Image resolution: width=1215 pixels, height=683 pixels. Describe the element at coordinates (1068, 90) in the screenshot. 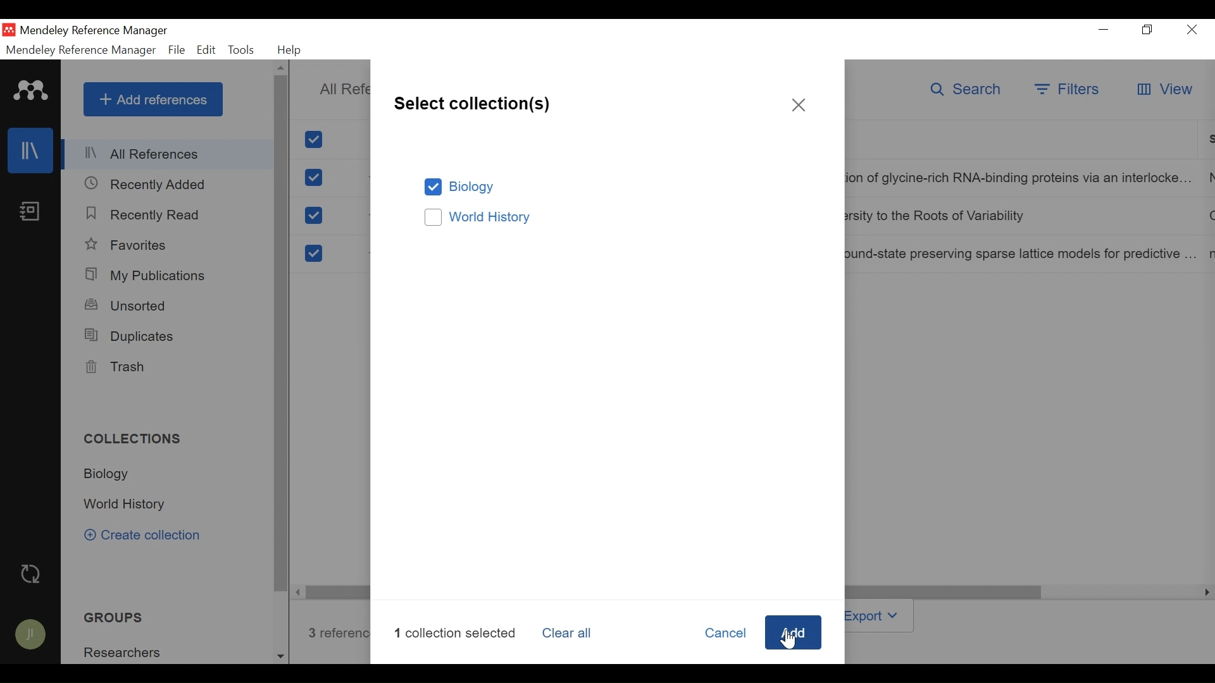

I see `Filters` at that location.